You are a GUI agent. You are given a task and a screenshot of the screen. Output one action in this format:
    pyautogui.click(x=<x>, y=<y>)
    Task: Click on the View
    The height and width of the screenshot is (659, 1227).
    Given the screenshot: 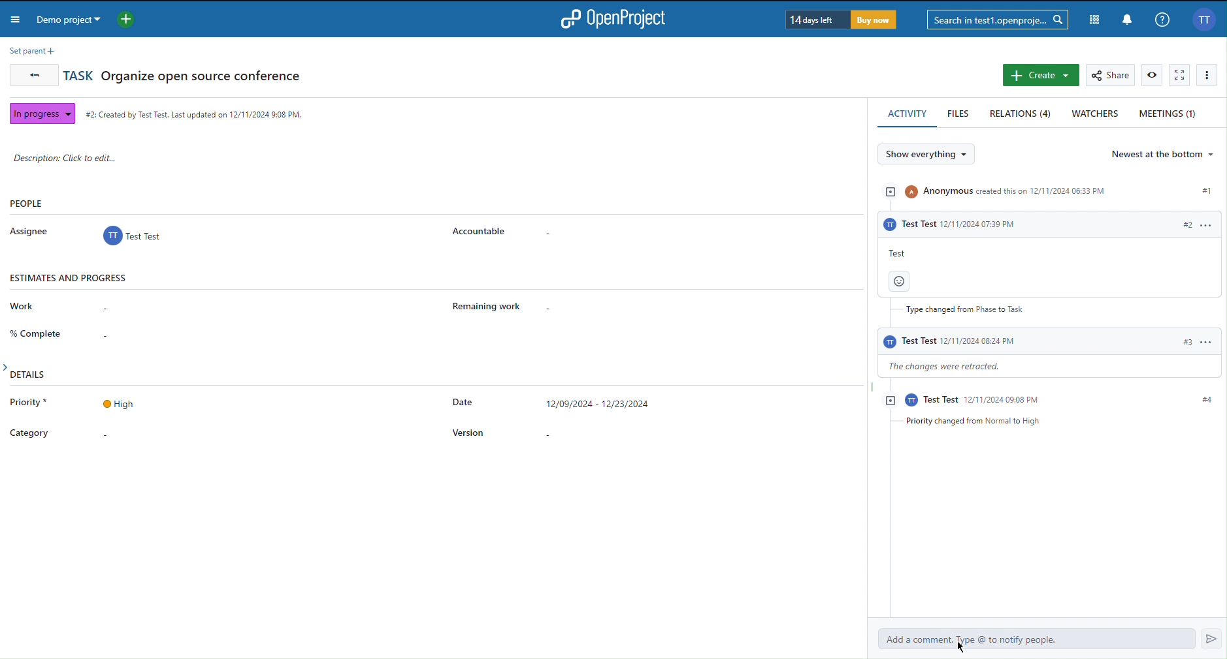 What is the action you would take?
    pyautogui.click(x=1153, y=75)
    